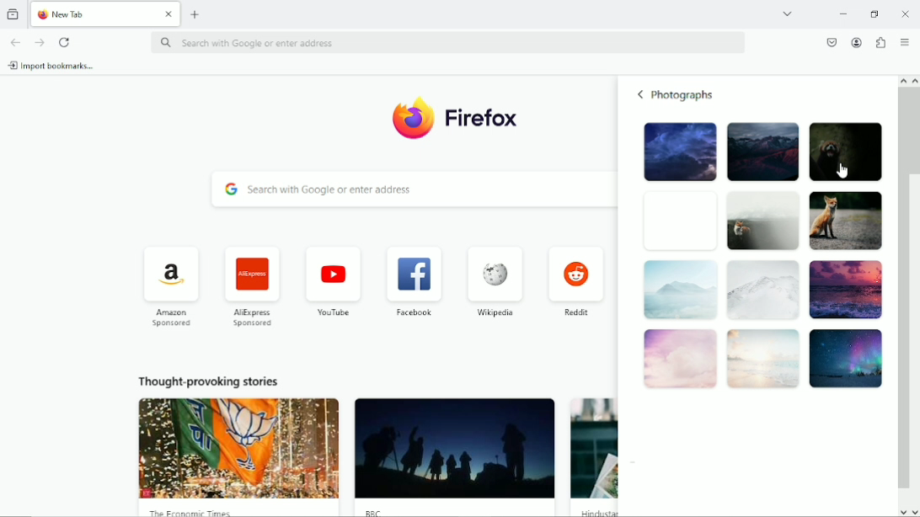  Describe the element at coordinates (493, 280) in the screenshot. I see `Wikipedia` at that location.